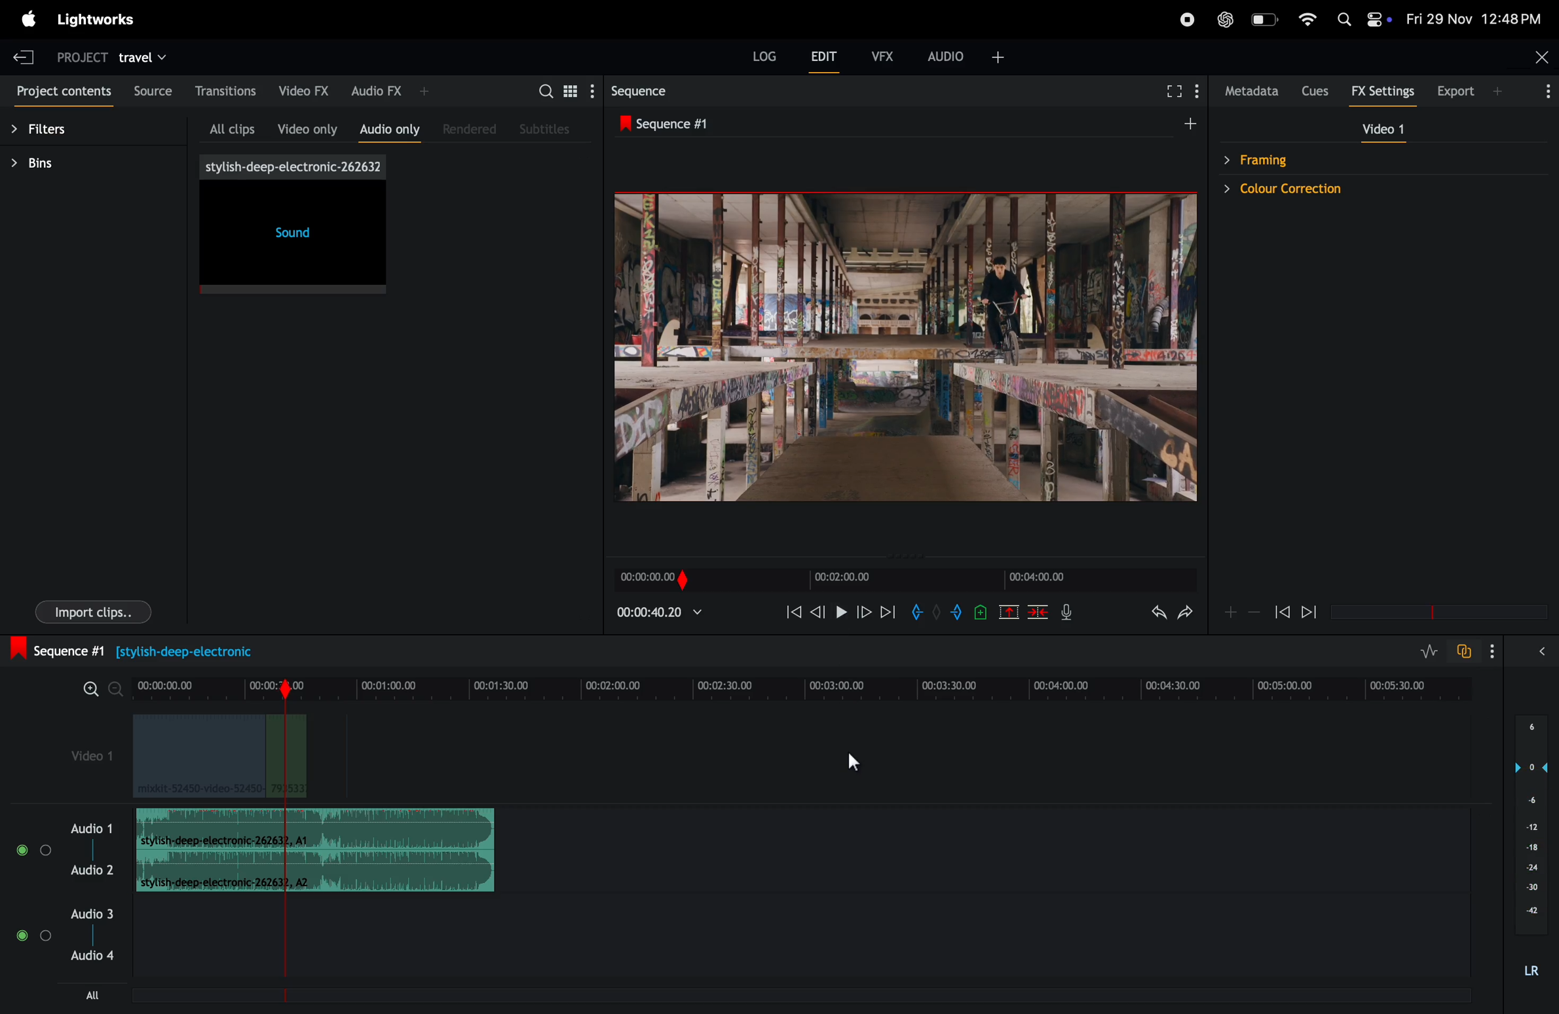  I want to click on audio, so click(92, 913).